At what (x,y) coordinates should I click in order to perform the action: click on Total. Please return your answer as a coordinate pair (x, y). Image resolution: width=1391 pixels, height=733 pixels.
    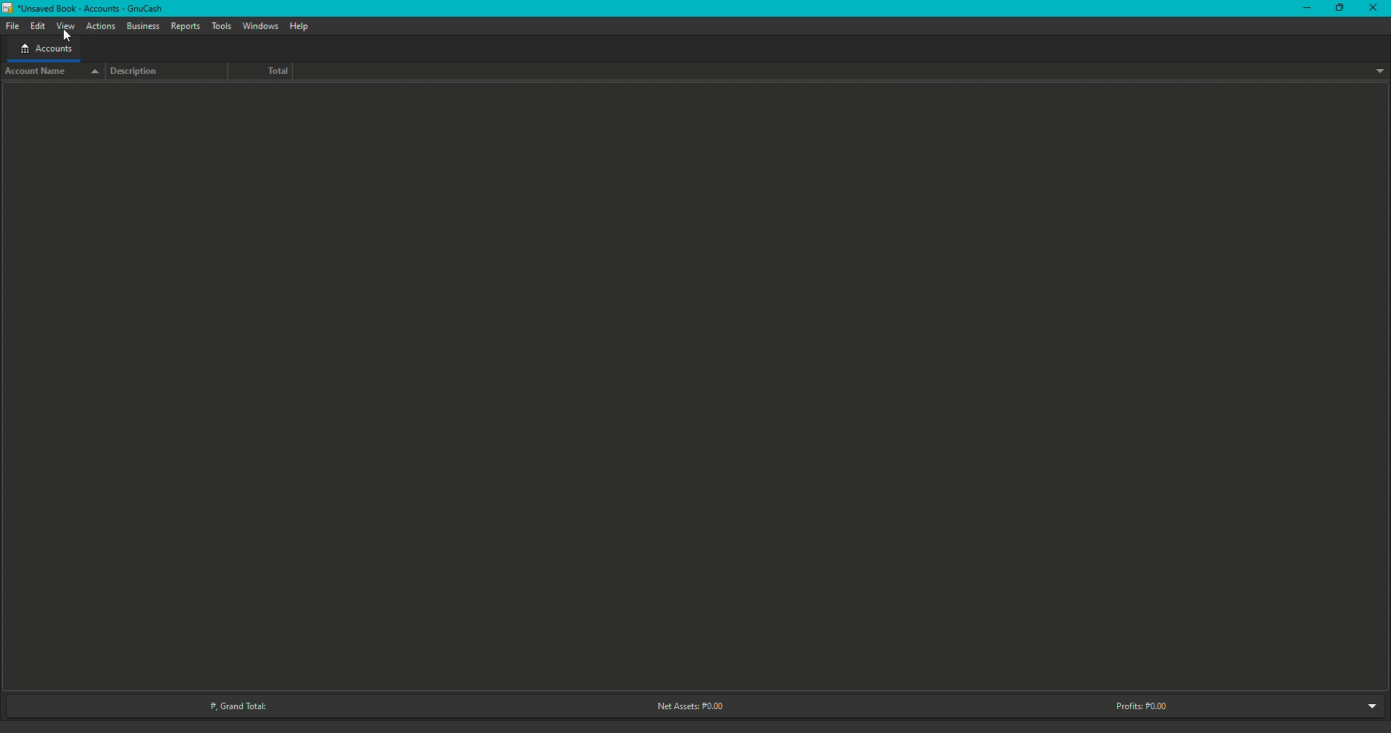
    Looking at the image, I should click on (267, 71).